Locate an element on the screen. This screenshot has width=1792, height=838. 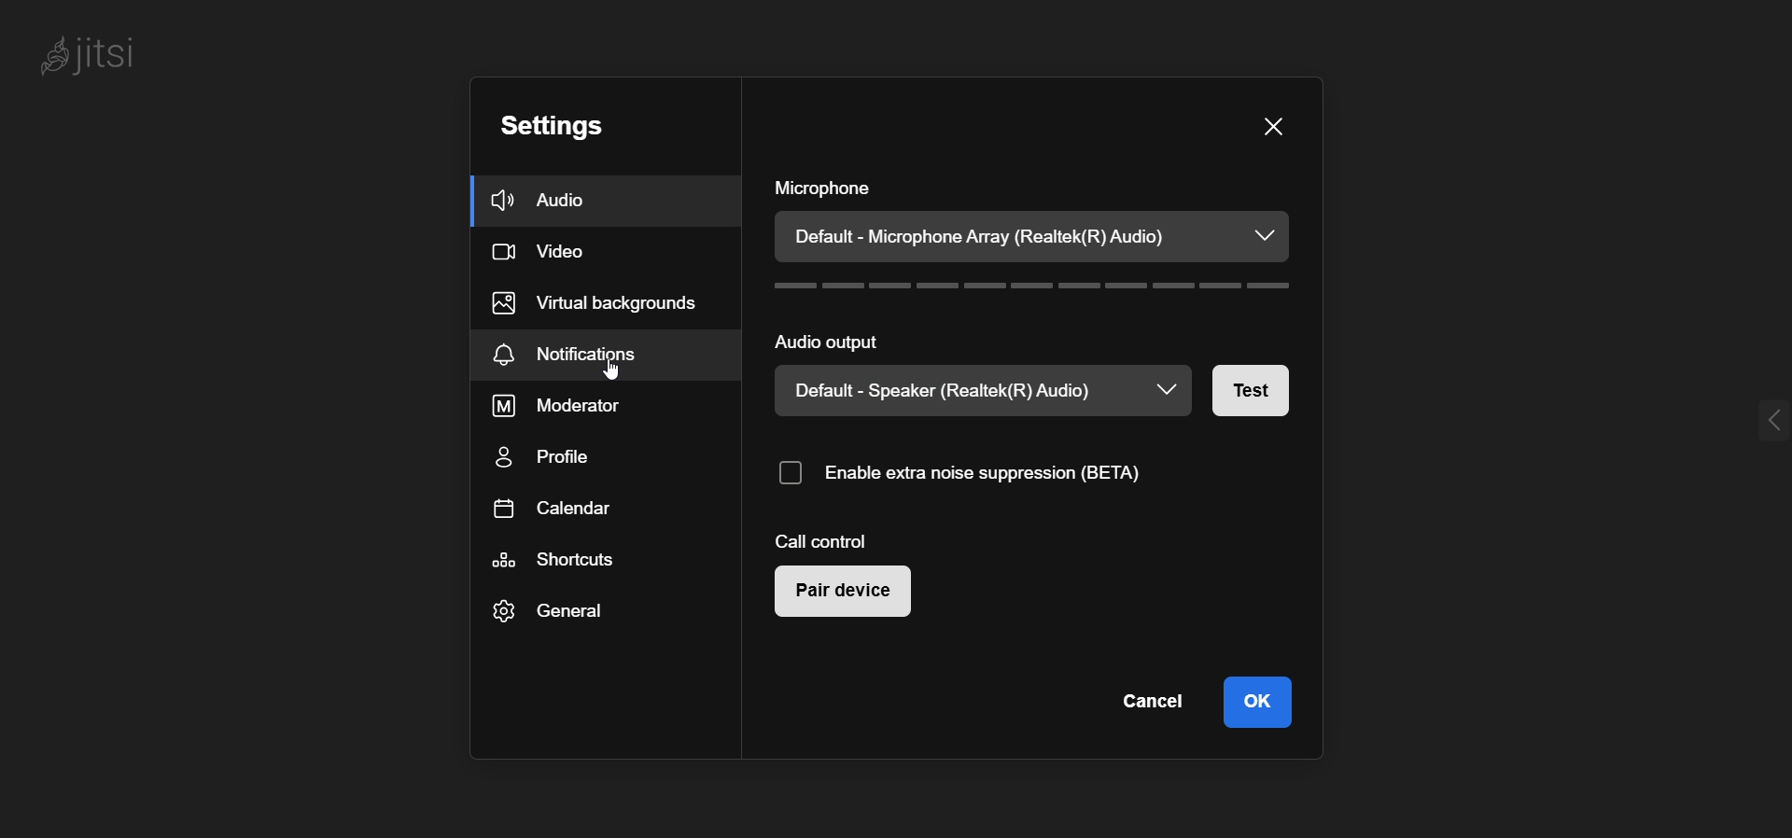
virtual background is located at coordinates (595, 300).